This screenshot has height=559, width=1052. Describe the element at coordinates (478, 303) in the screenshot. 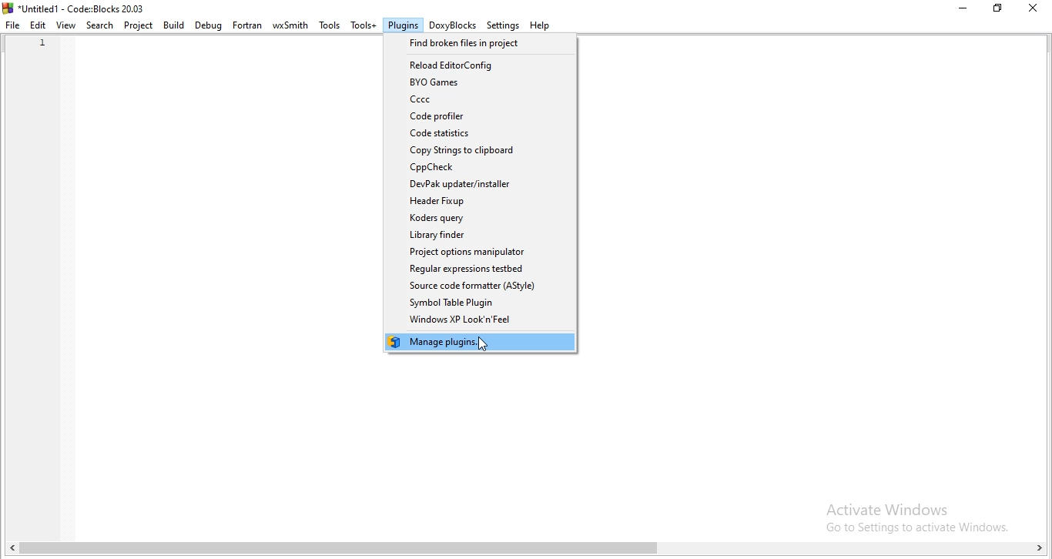

I see `Symbol Table Plugin` at that location.